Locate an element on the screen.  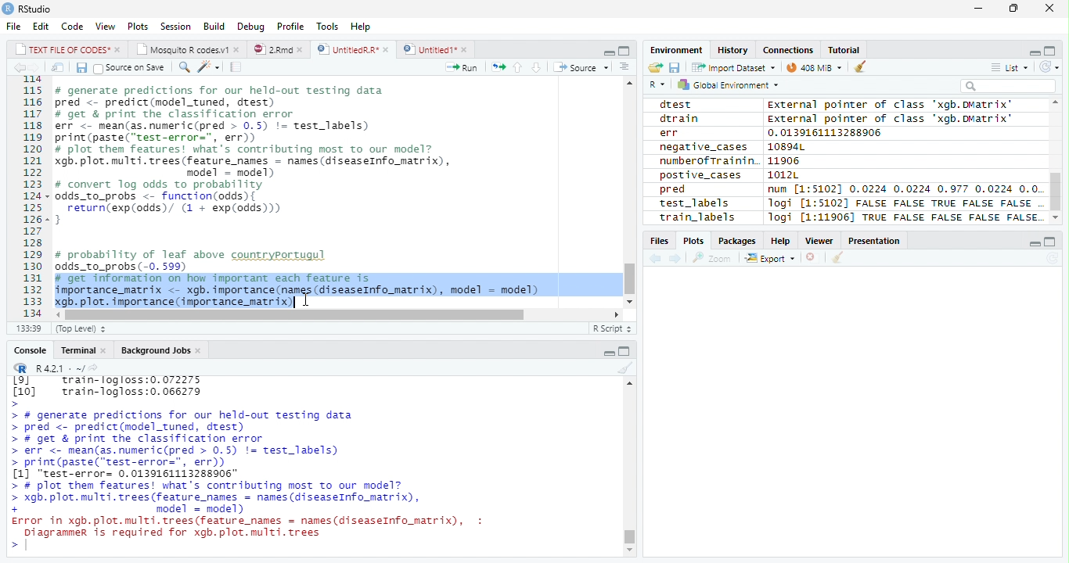
train_labels is located at coordinates (696, 218).